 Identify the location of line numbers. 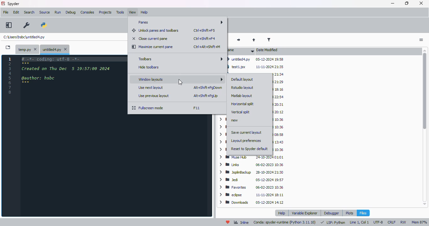
(10, 75).